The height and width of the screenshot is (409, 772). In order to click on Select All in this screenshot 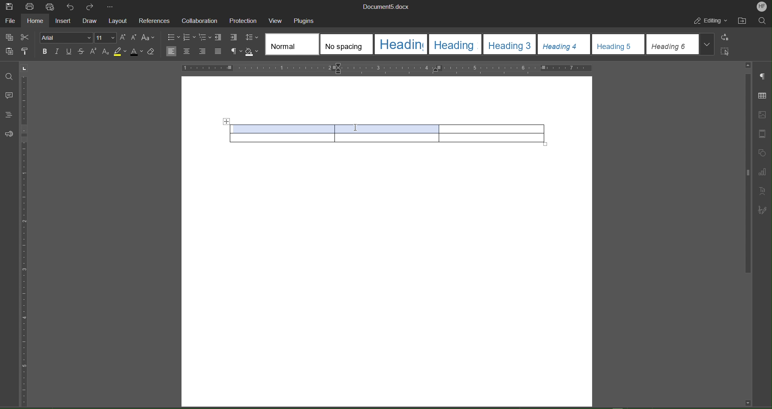, I will do `click(727, 51)`.